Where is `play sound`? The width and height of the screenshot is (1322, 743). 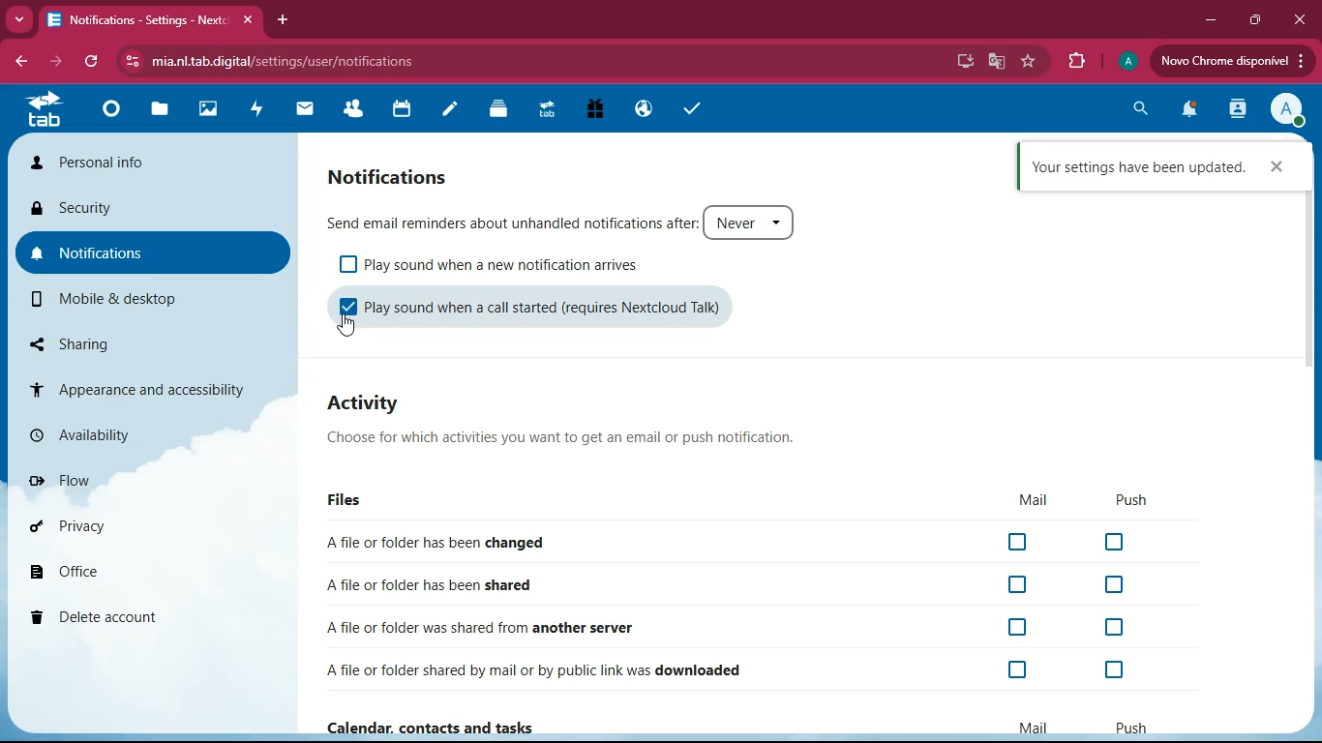 play sound is located at coordinates (556, 309).